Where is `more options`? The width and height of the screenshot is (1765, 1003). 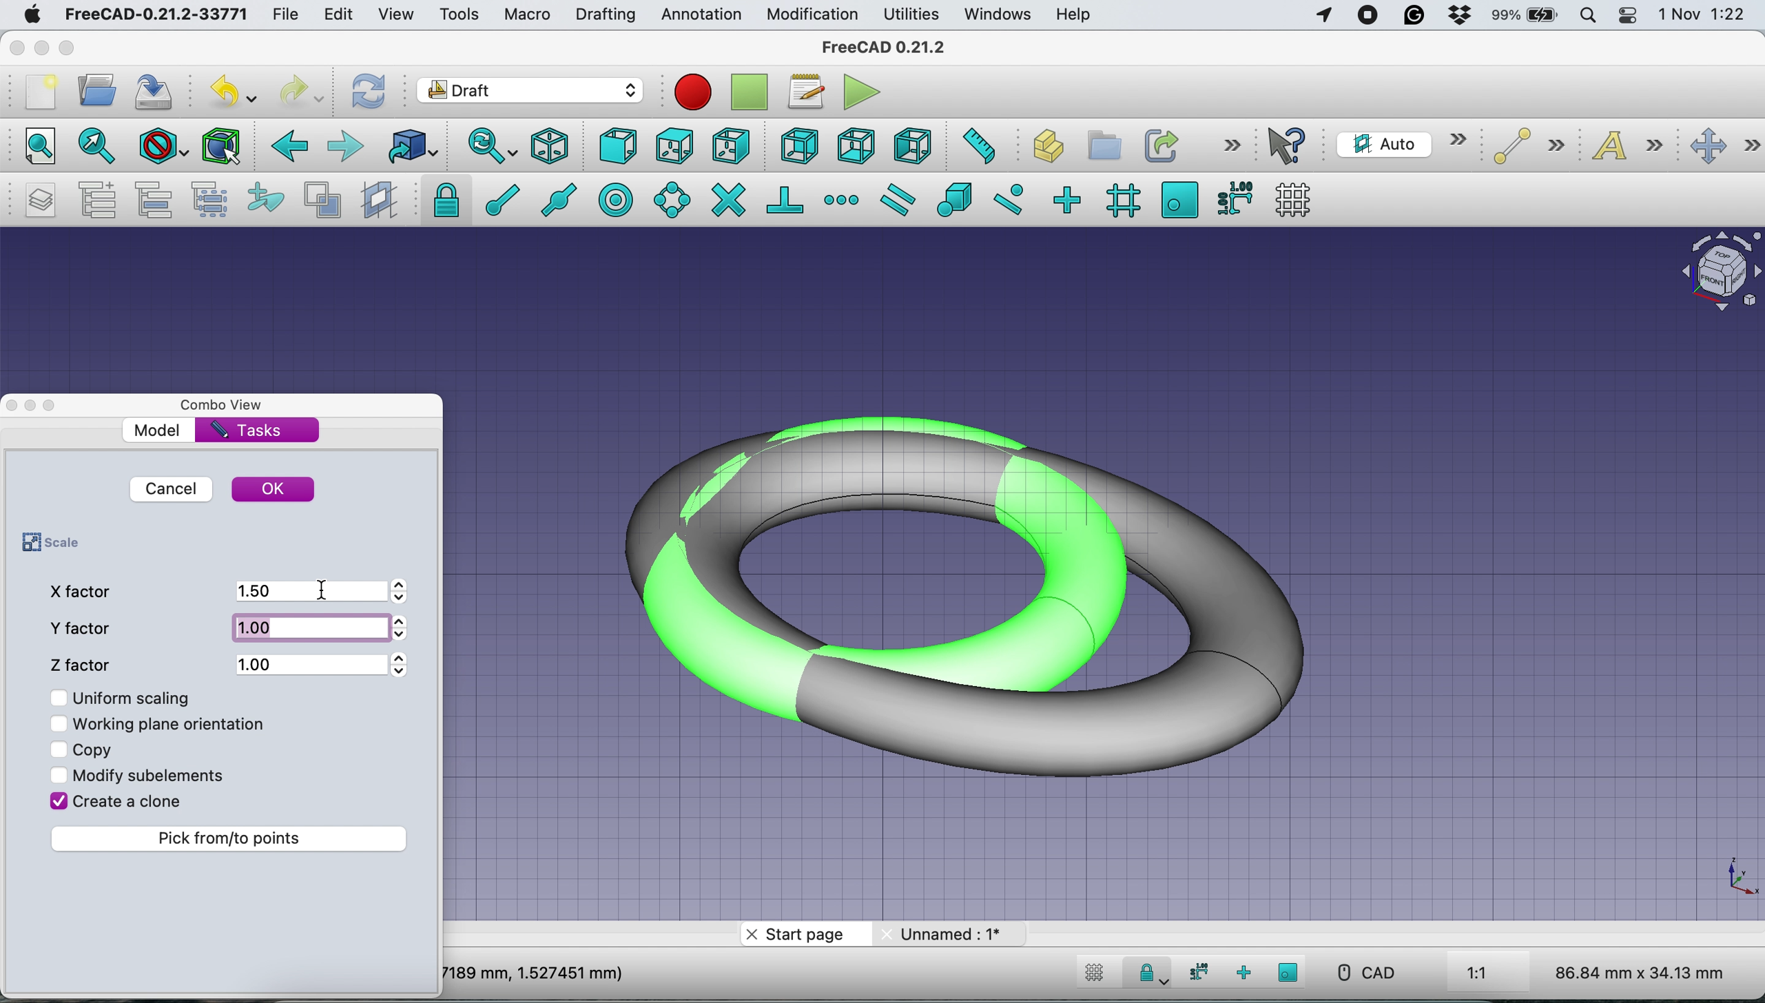 more options is located at coordinates (1229, 145).